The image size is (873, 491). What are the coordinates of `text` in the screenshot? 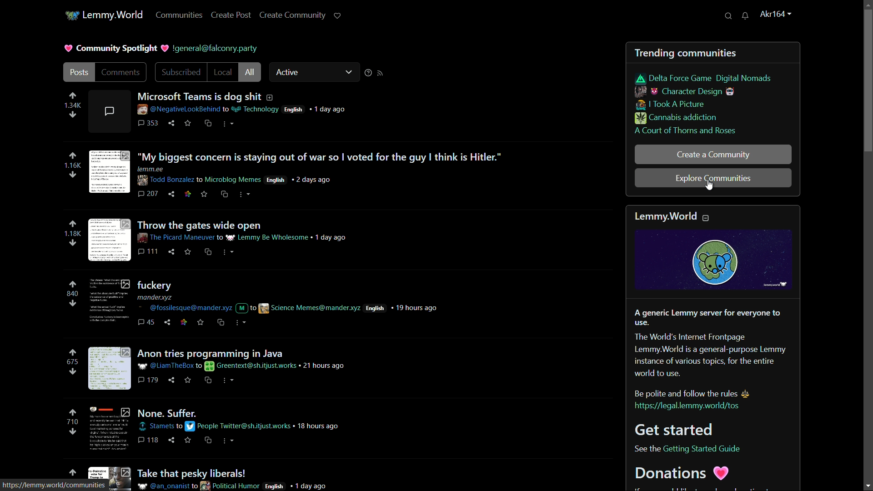 It's located at (707, 474).